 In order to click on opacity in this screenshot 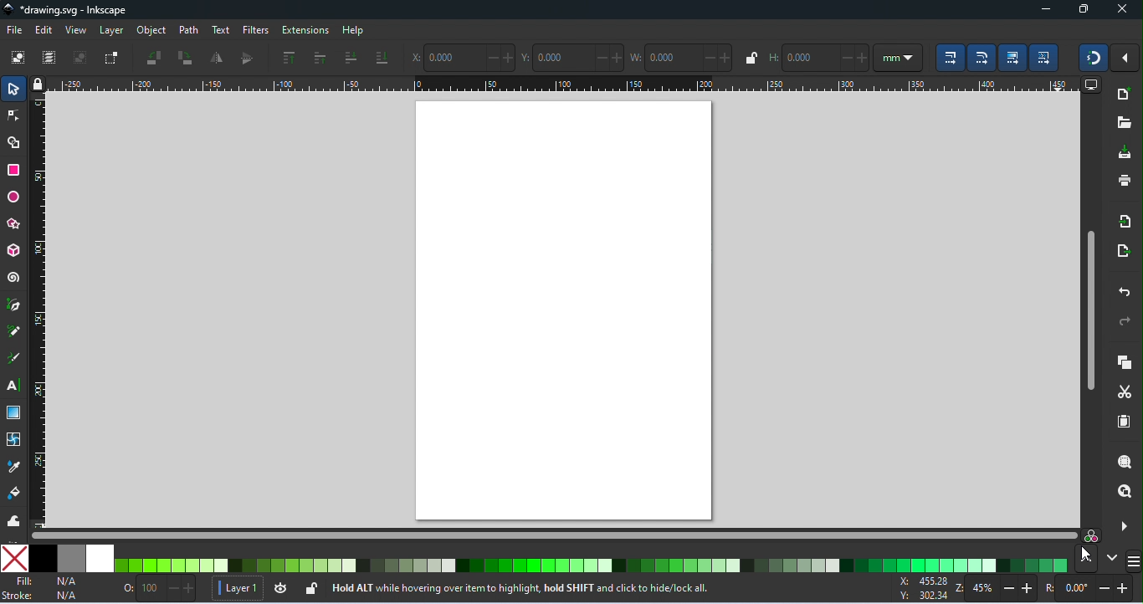, I will do `click(160, 588)`.